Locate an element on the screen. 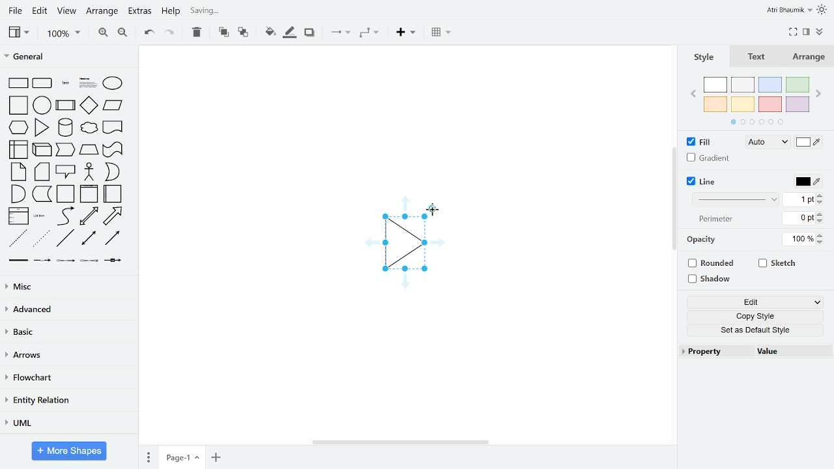 The width and height of the screenshot is (834, 469). file is located at coordinates (14, 10).